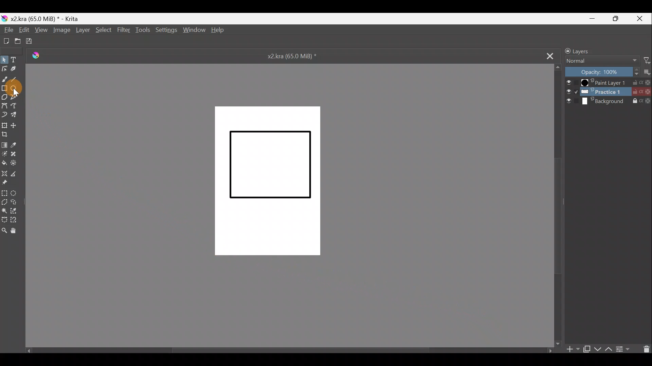 This screenshot has width=652, height=366. Describe the element at coordinates (4, 18) in the screenshot. I see `Krita logo` at that location.